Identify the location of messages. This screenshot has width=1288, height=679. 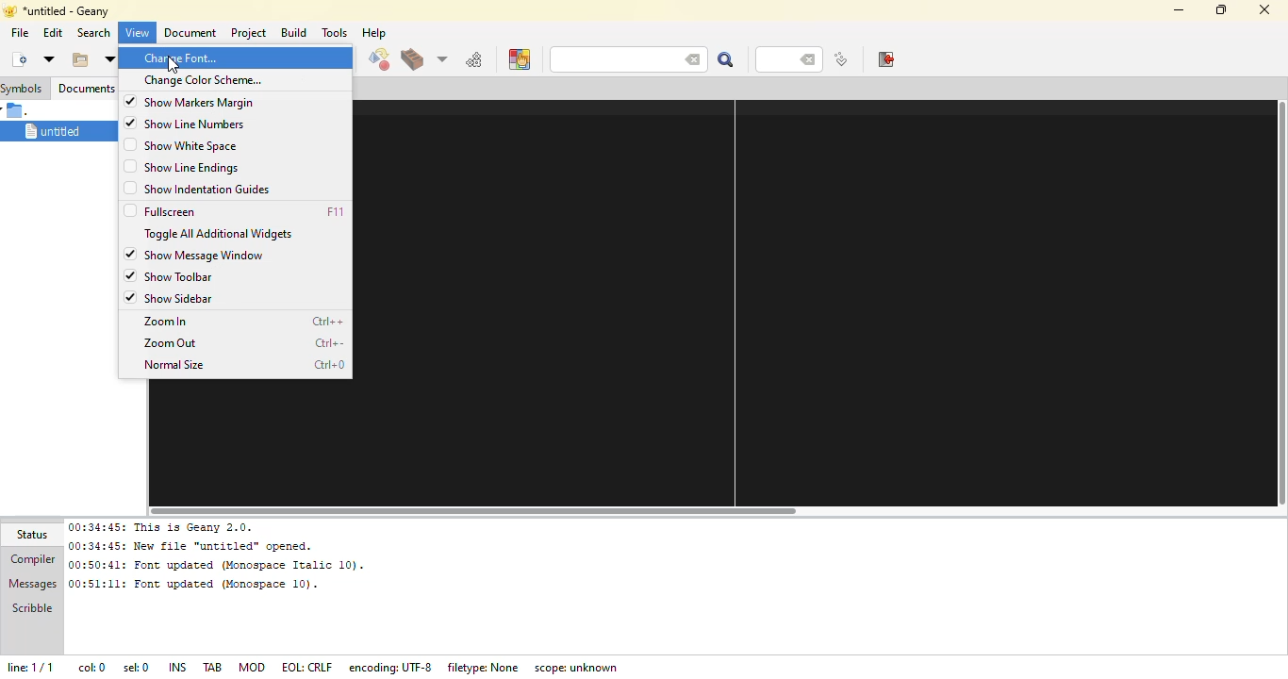
(32, 585).